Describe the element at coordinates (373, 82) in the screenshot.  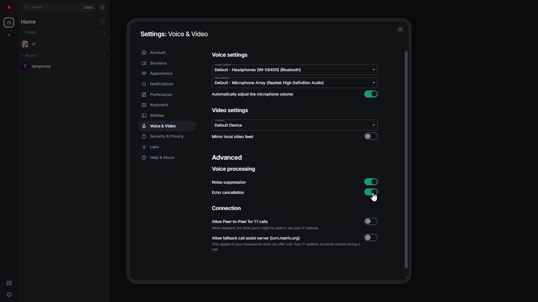
I see `drop down` at that location.